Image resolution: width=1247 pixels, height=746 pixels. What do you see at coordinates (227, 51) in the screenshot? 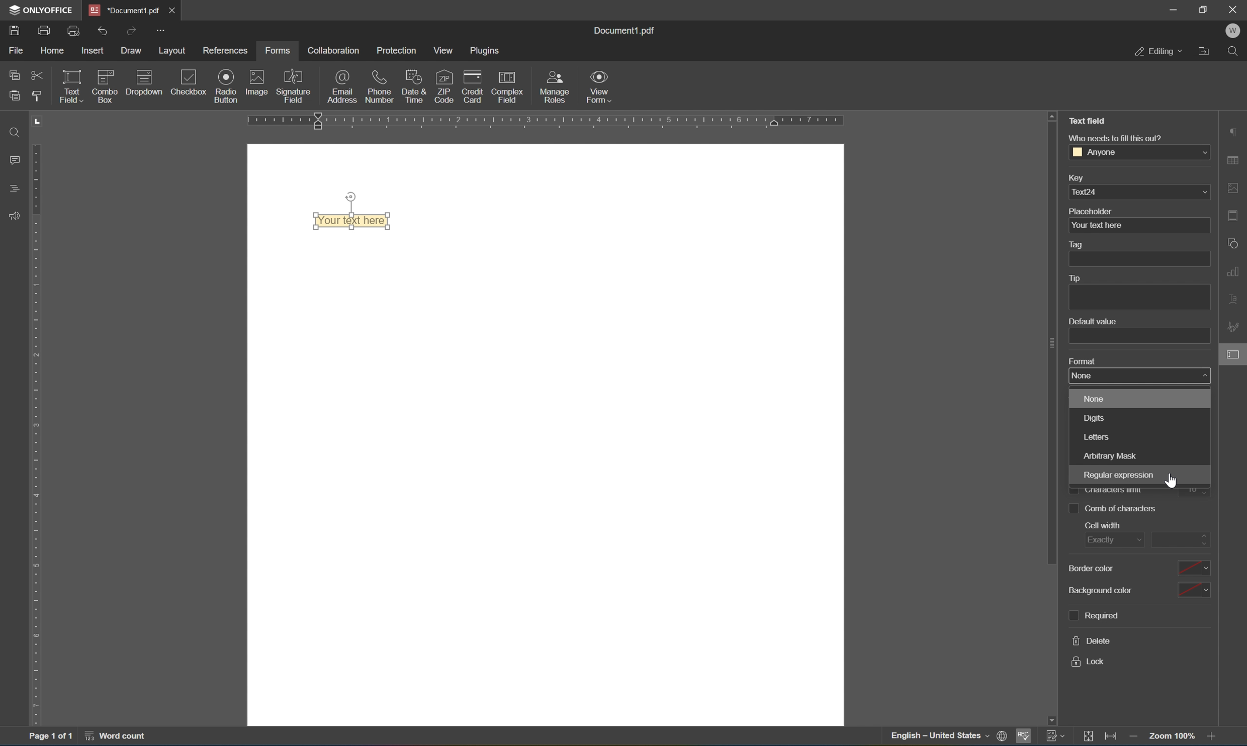
I see `references` at bounding box center [227, 51].